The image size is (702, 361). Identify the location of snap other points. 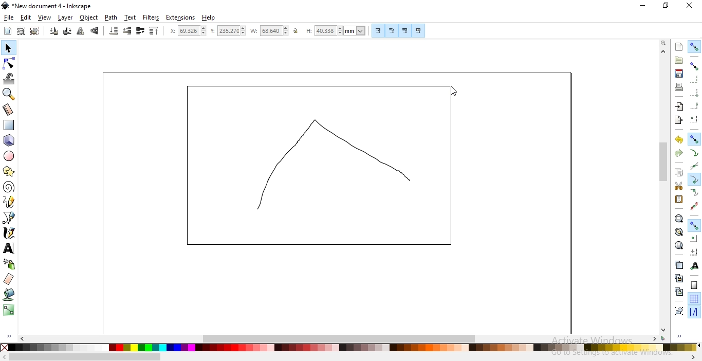
(694, 225).